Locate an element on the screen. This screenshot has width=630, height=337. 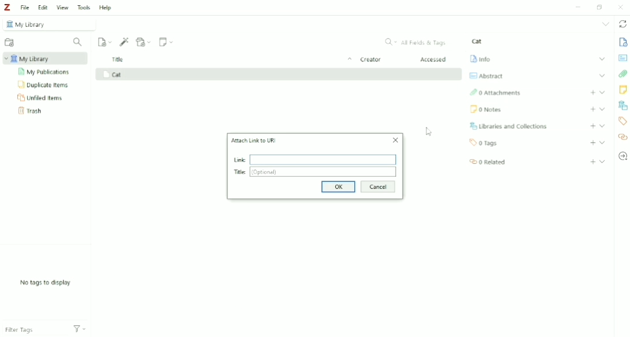
Cat is located at coordinates (112, 74).